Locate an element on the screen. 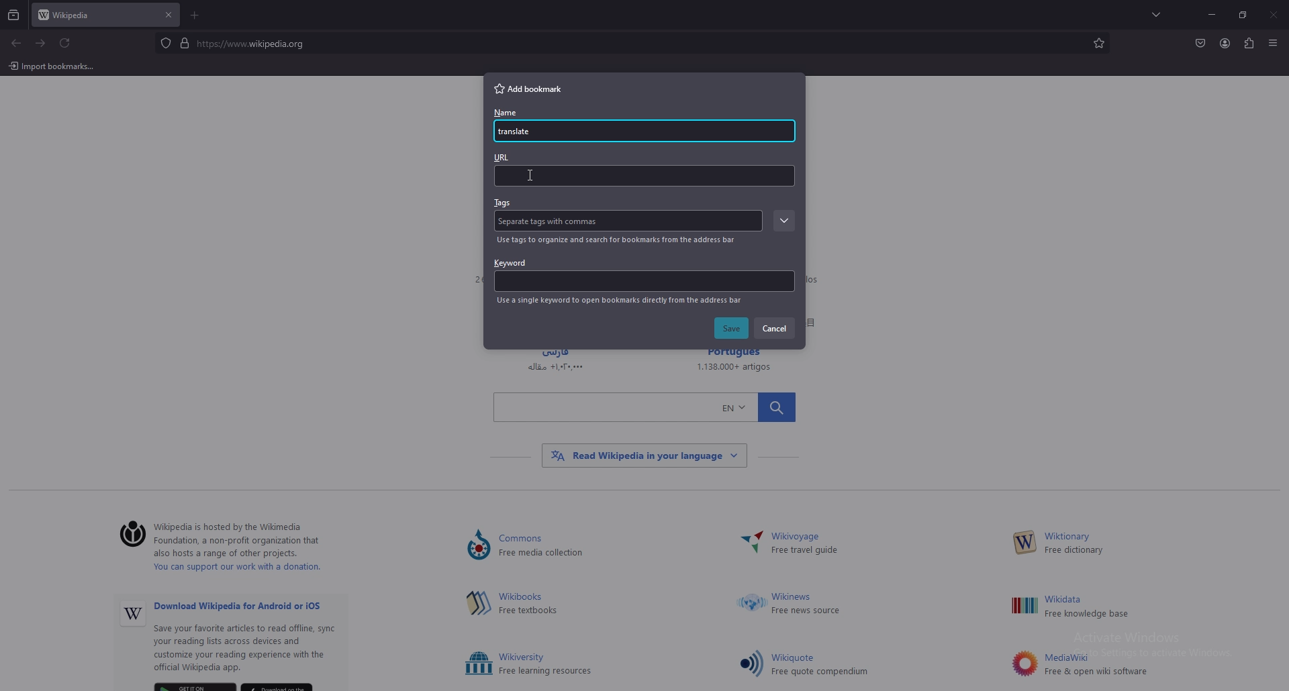  © is located at coordinates (128, 535).